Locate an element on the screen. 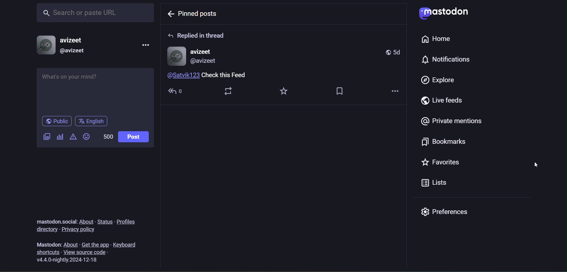 This screenshot has height=272, width=567. favorites is located at coordinates (444, 163).